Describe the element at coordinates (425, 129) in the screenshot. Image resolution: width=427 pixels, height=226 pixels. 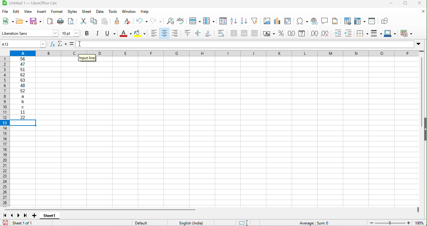
I see `Collapse/Expand` at that location.